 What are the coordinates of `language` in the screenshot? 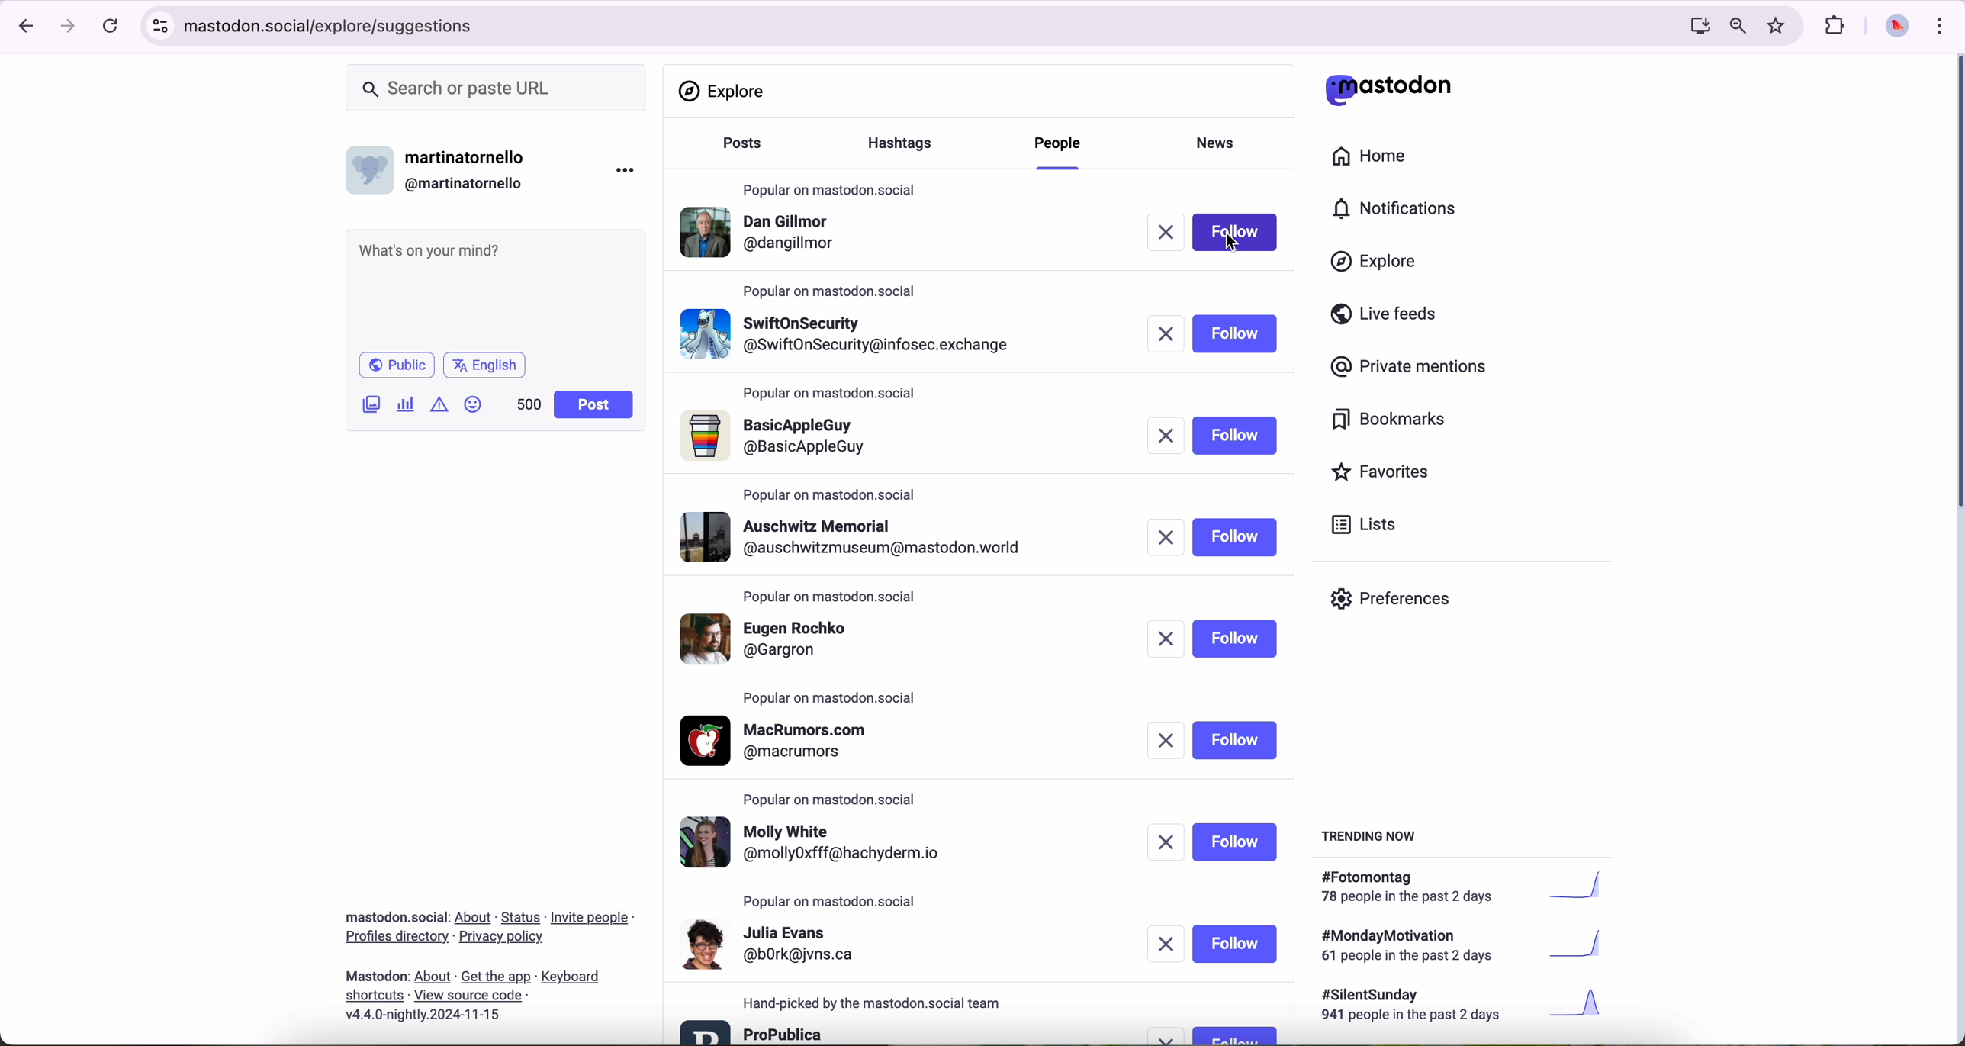 It's located at (485, 364).